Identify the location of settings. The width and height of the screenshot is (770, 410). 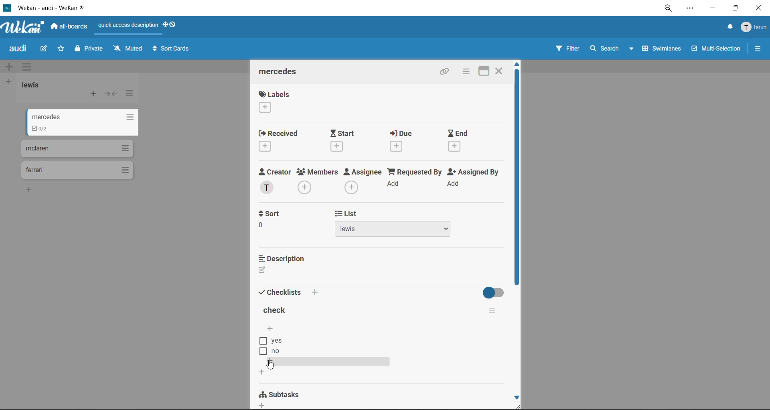
(690, 8).